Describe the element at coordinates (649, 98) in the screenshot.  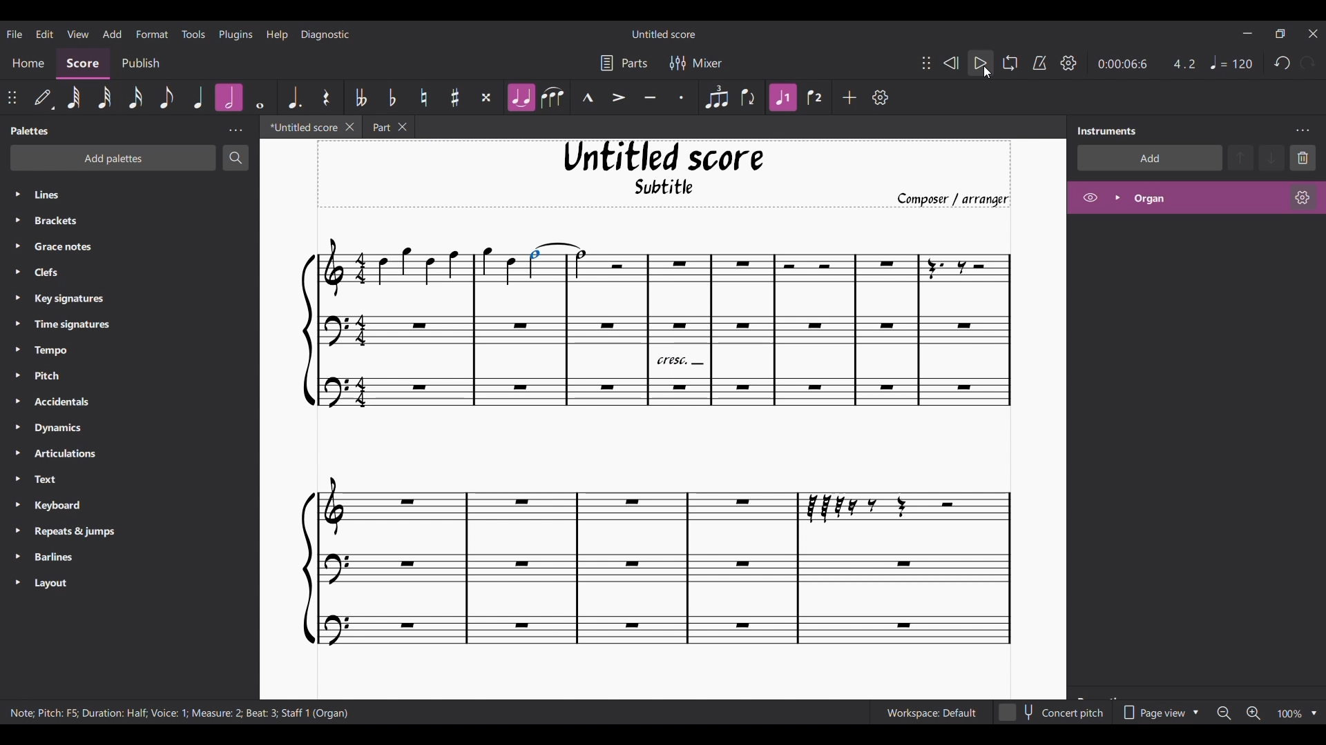
I see `Tenuto` at that location.